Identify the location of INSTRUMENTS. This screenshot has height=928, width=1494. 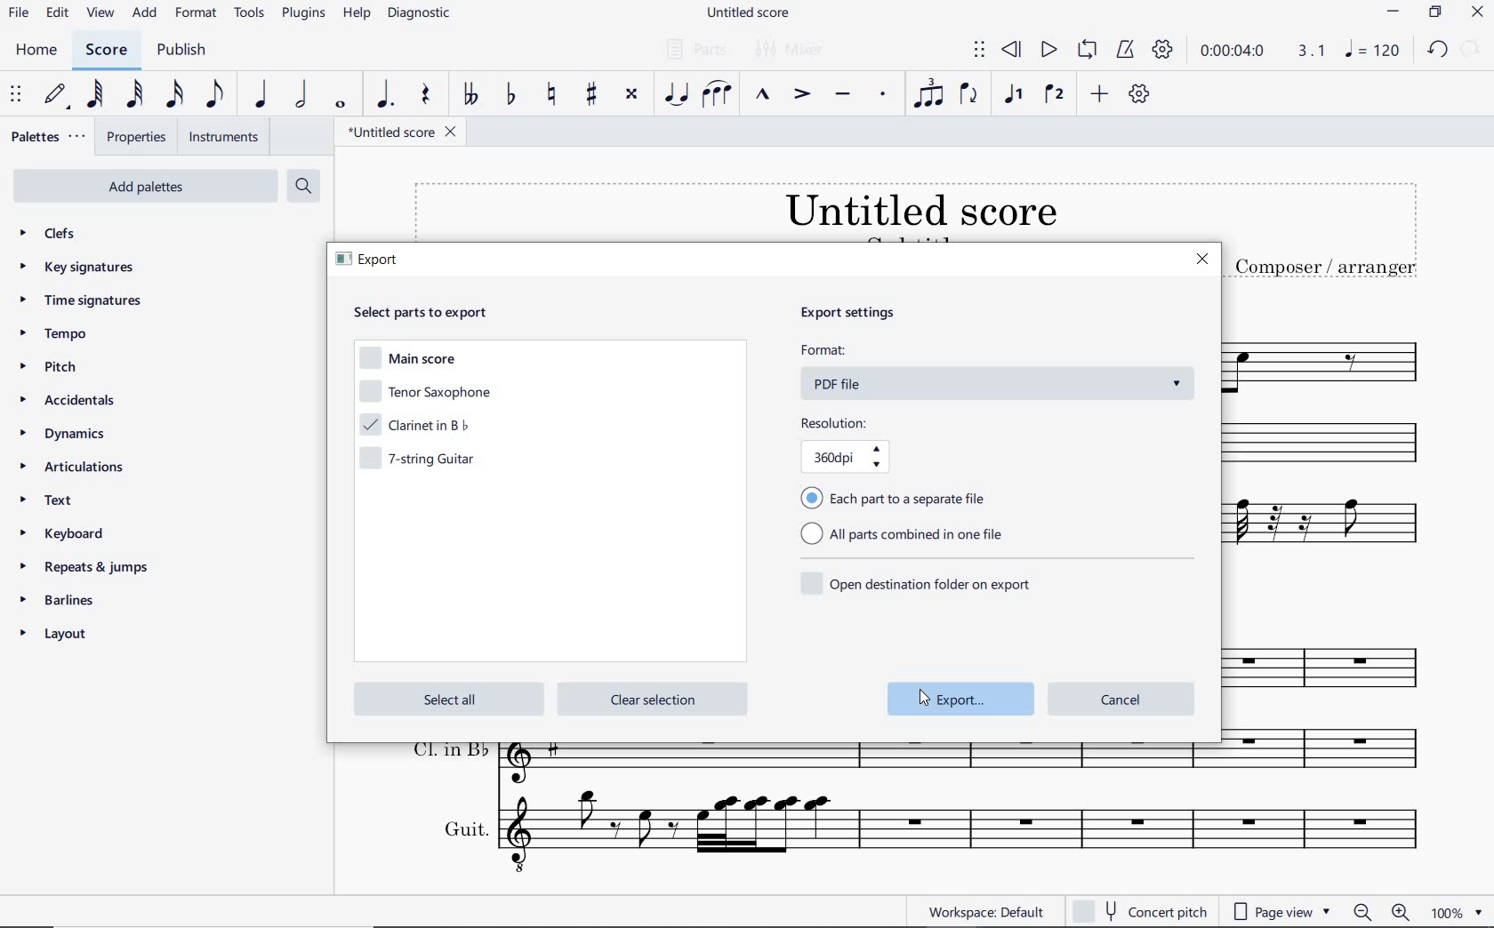
(222, 138).